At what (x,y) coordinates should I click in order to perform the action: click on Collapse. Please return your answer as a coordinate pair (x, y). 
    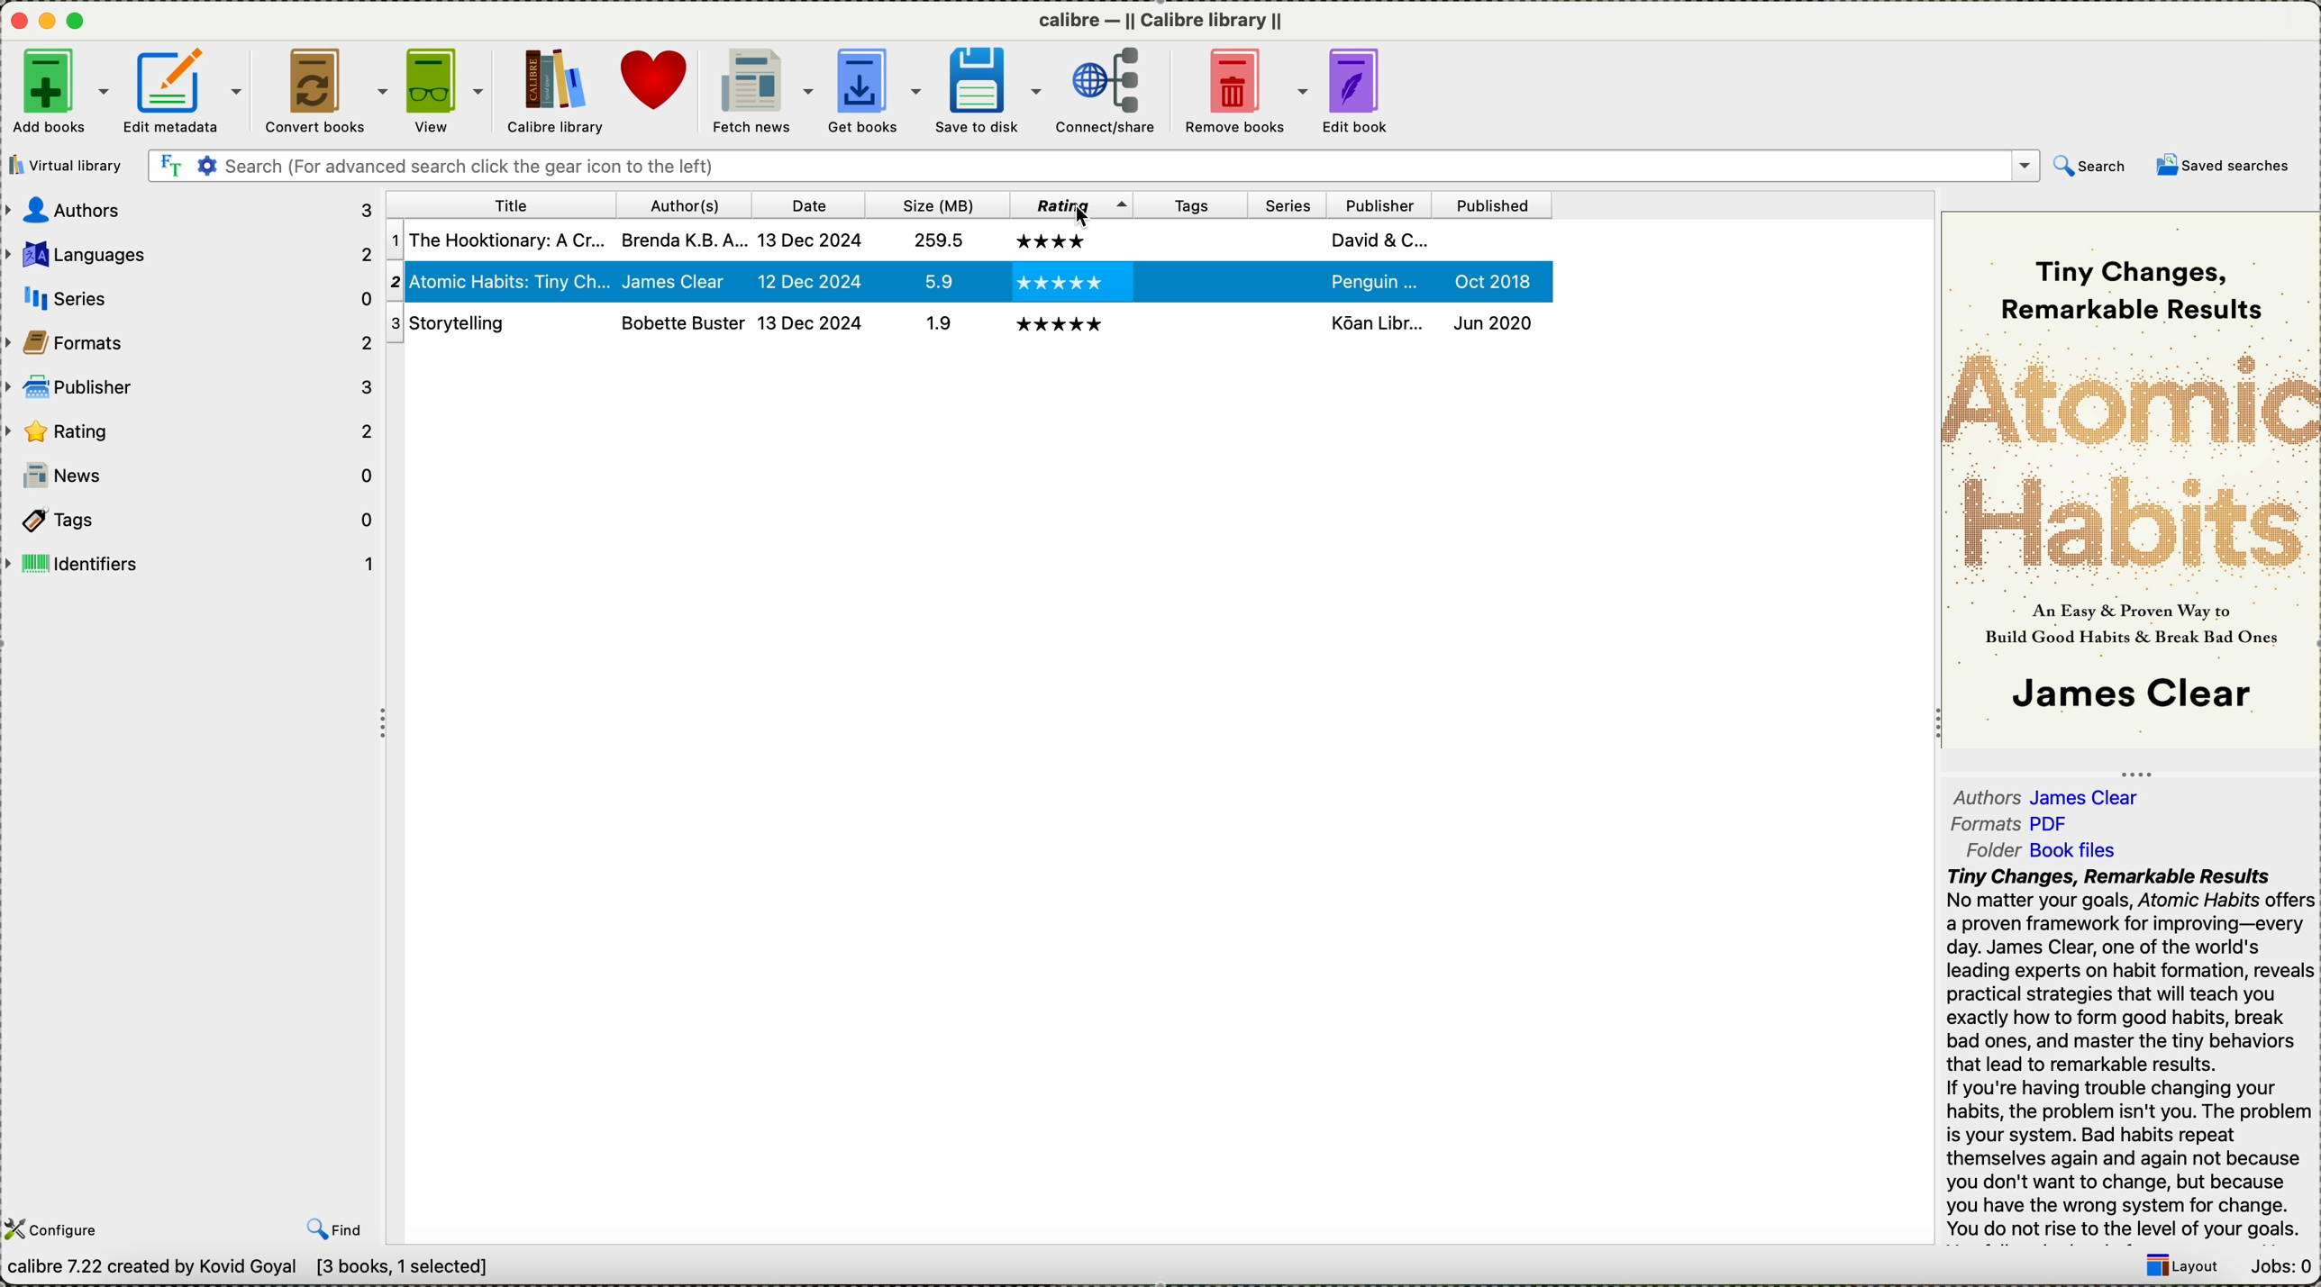
    Looking at the image, I should click on (387, 726).